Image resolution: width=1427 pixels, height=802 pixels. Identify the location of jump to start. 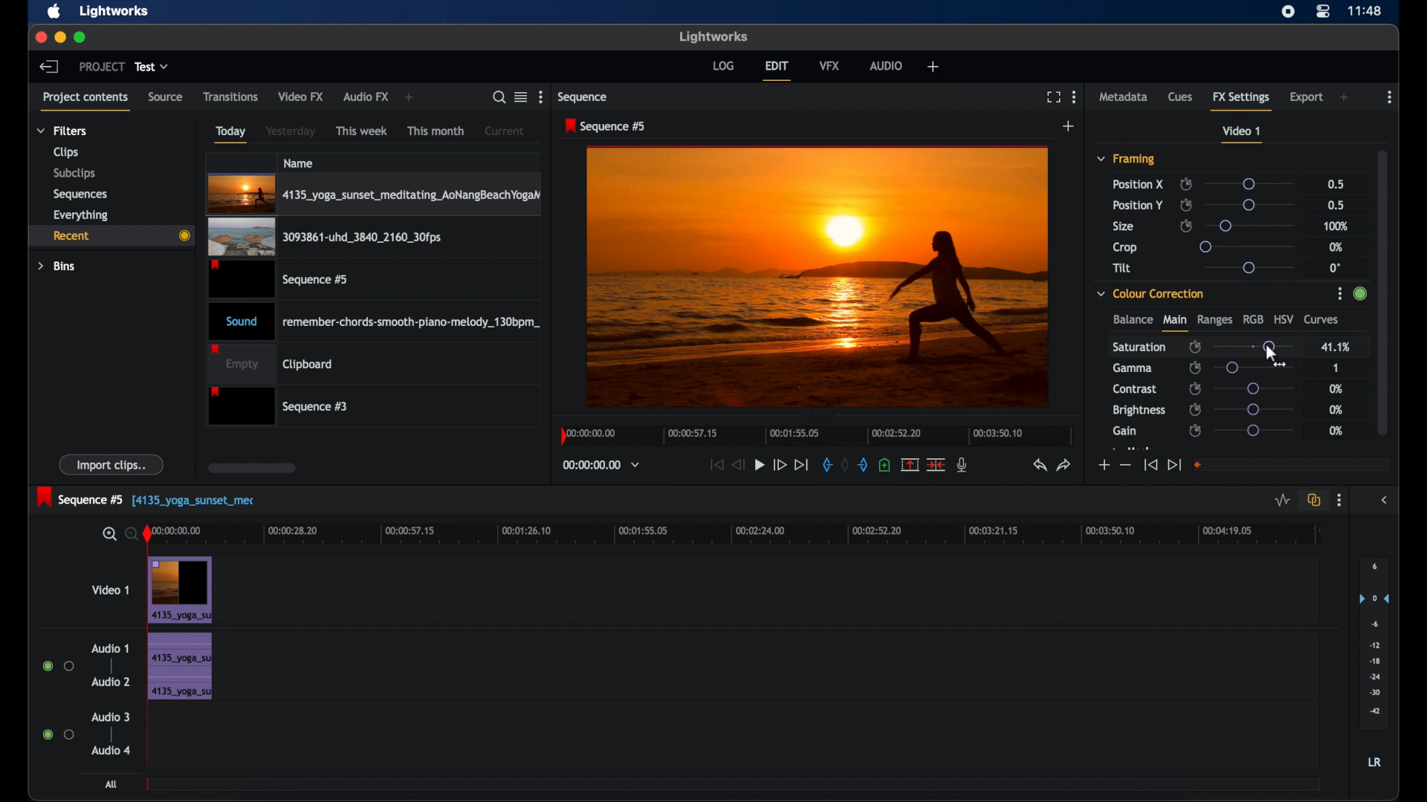
(716, 464).